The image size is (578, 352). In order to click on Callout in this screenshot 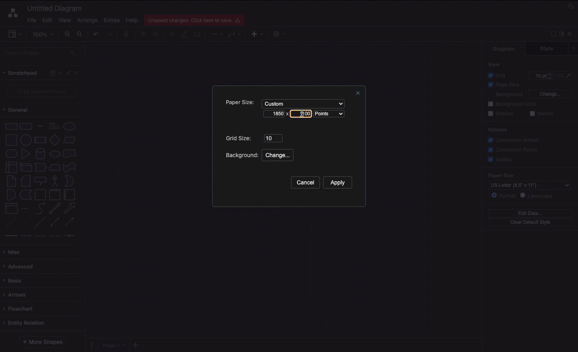, I will do `click(41, 181)`.